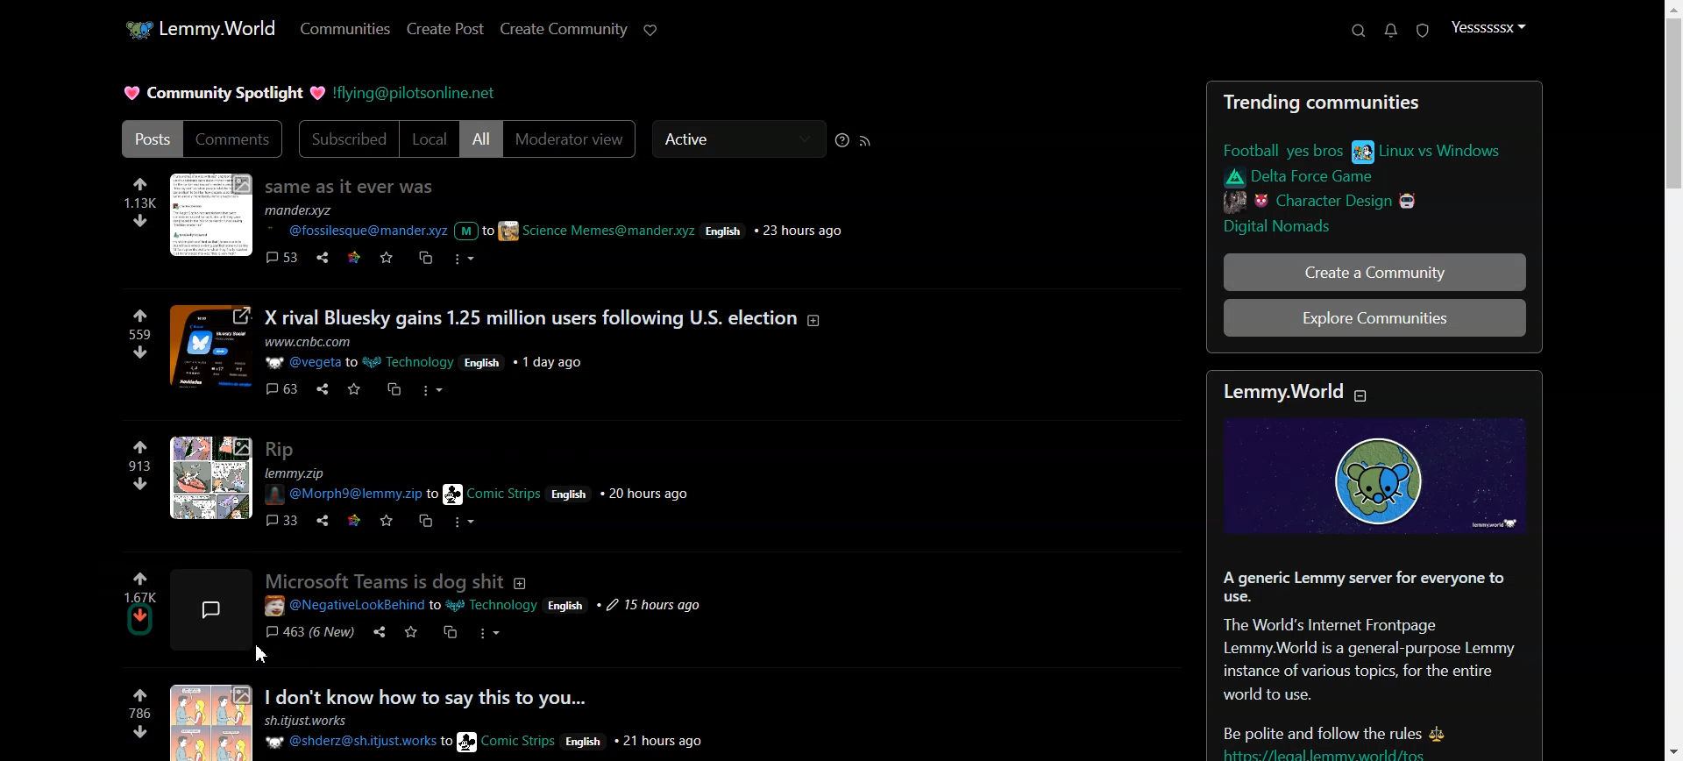 The width and height of the screenshot is (1683, 761). Describe the element at coordinates (281, 259) in the screenshot. I see `comments` at that location.